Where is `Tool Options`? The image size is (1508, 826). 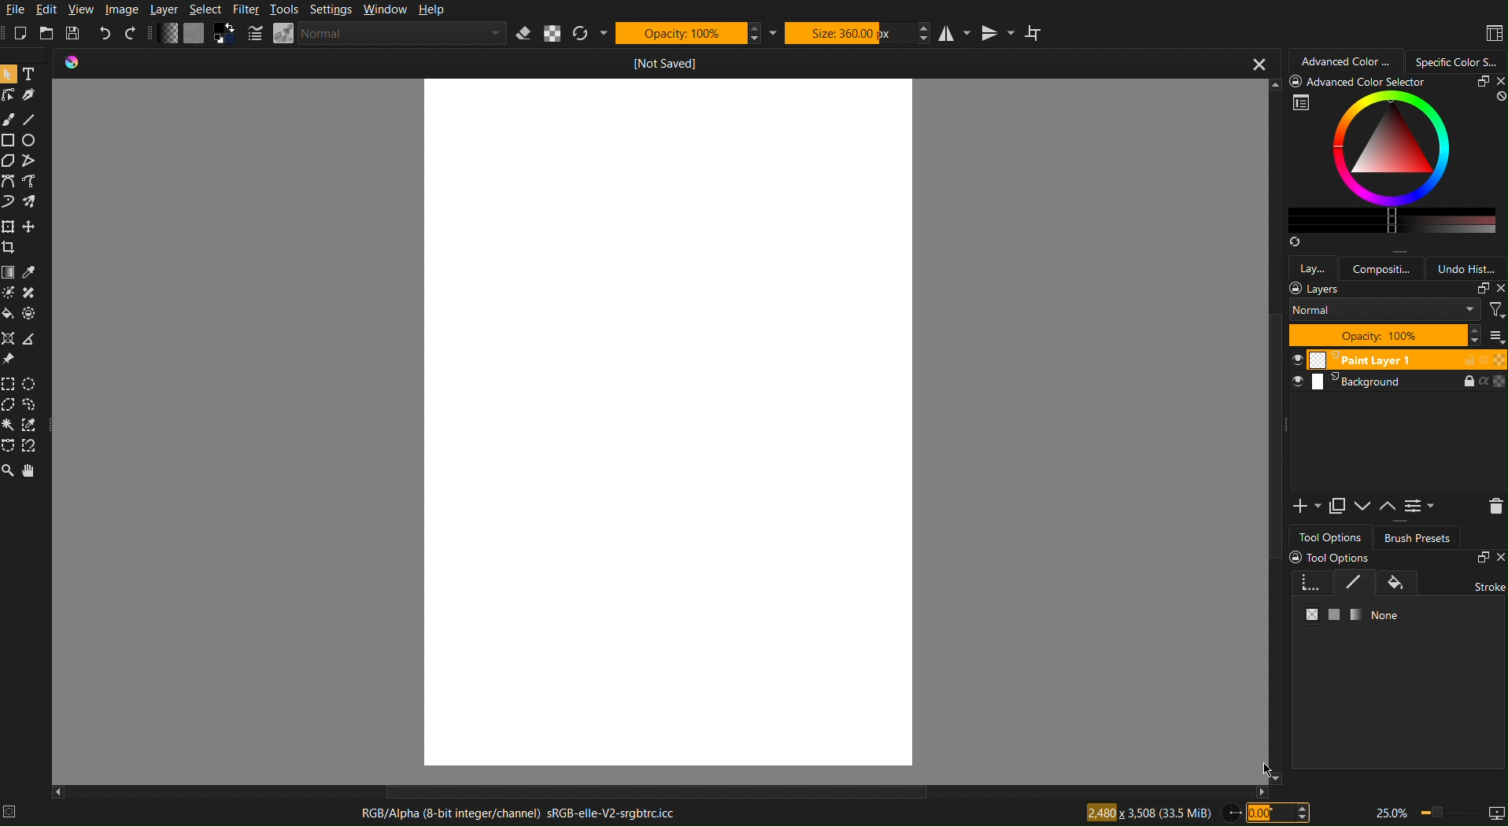 Tool Options is located at coordinates (1331, 535).